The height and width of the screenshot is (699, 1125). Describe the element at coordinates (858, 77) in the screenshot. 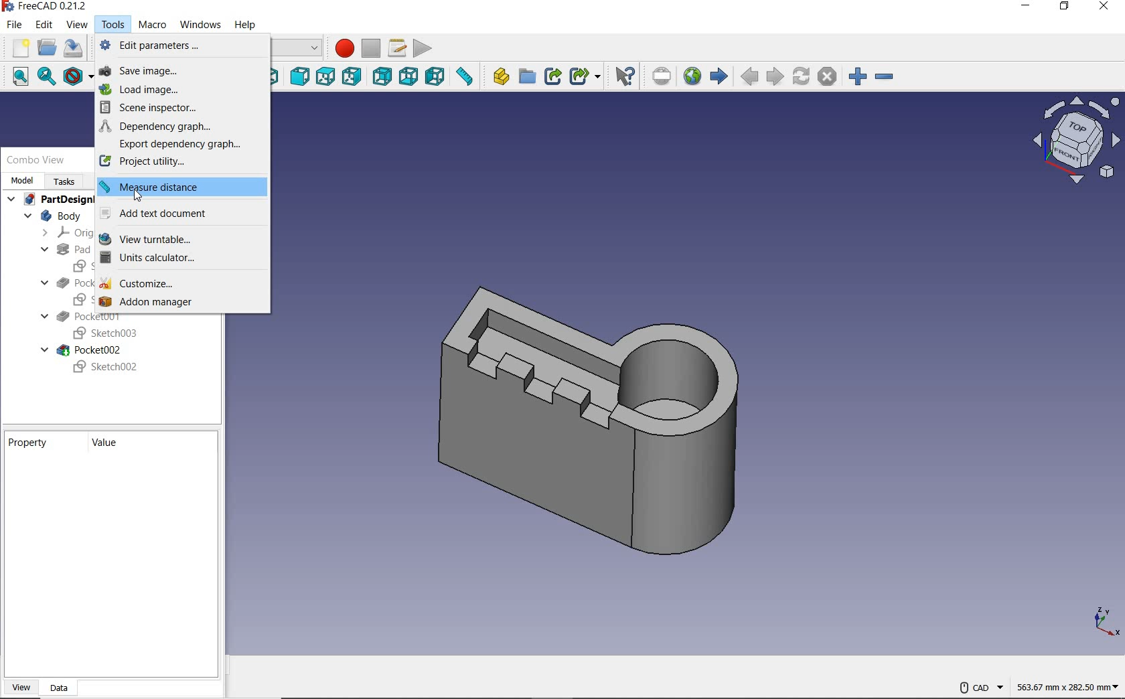

I see `zoom in` at that location.